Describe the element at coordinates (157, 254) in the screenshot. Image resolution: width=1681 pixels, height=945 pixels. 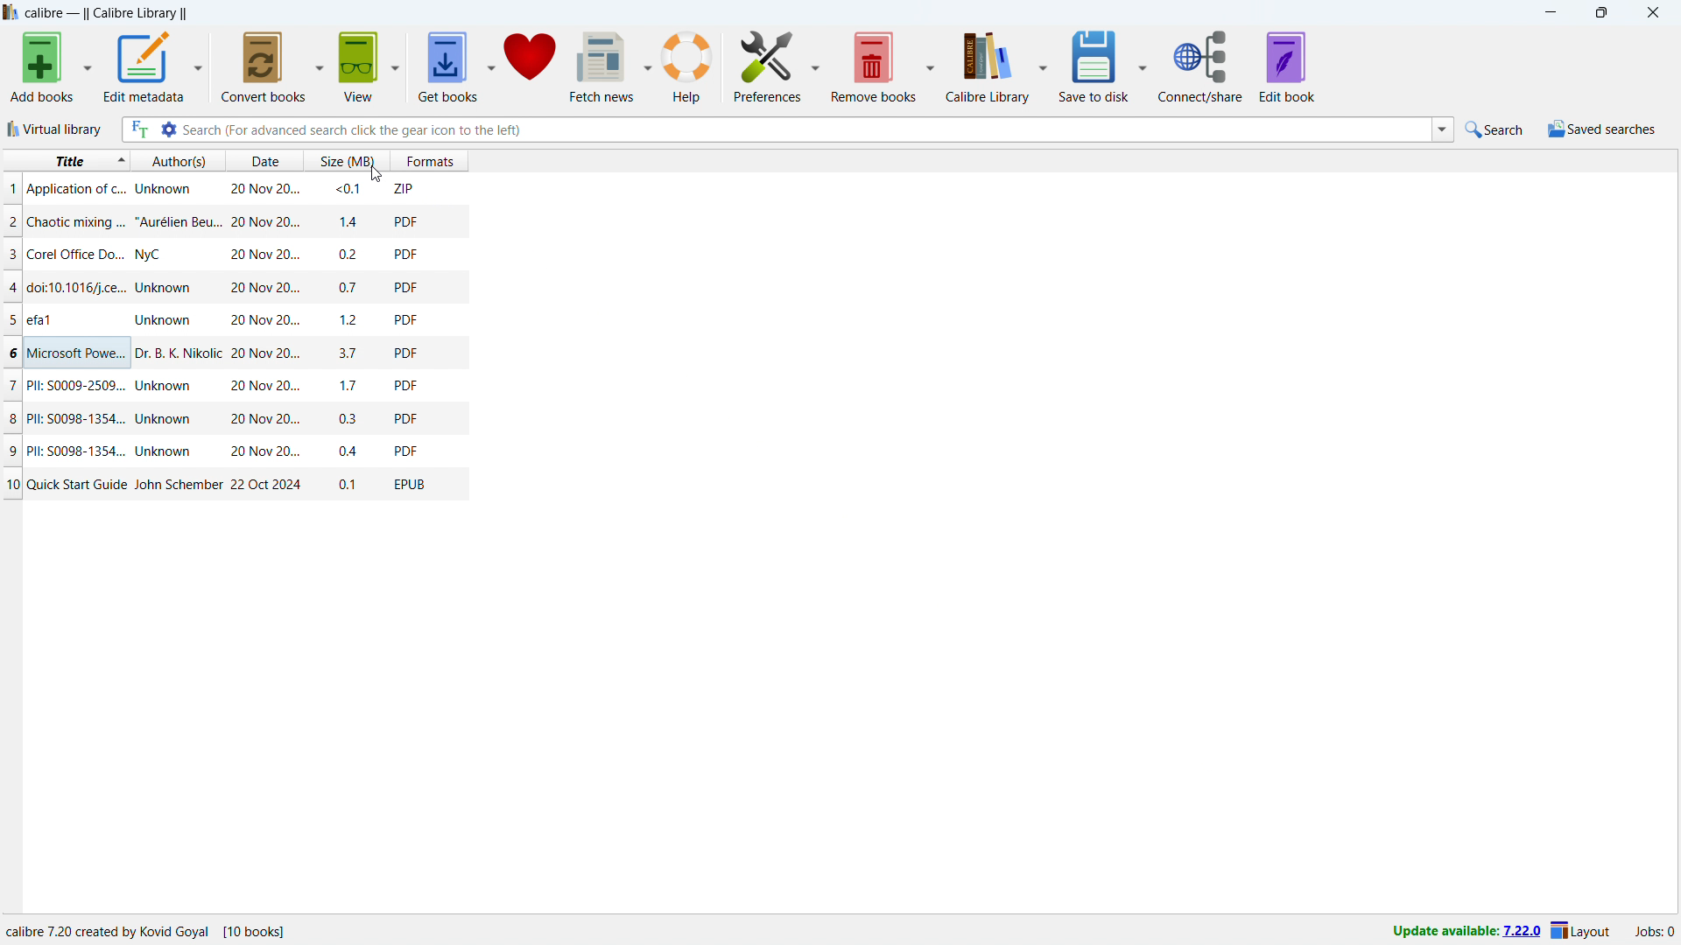
I see `author` at that location.